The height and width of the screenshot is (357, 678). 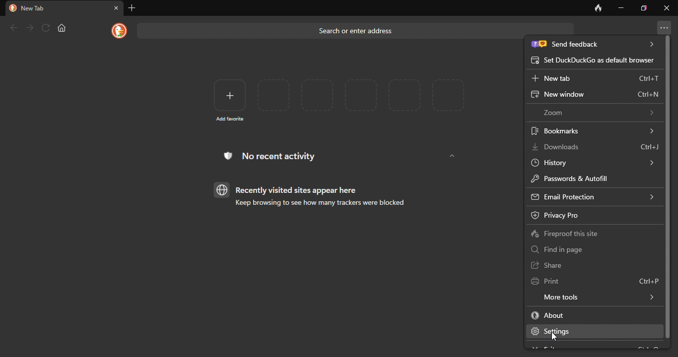 I want to click on downloads, so click(x=596, y=147).